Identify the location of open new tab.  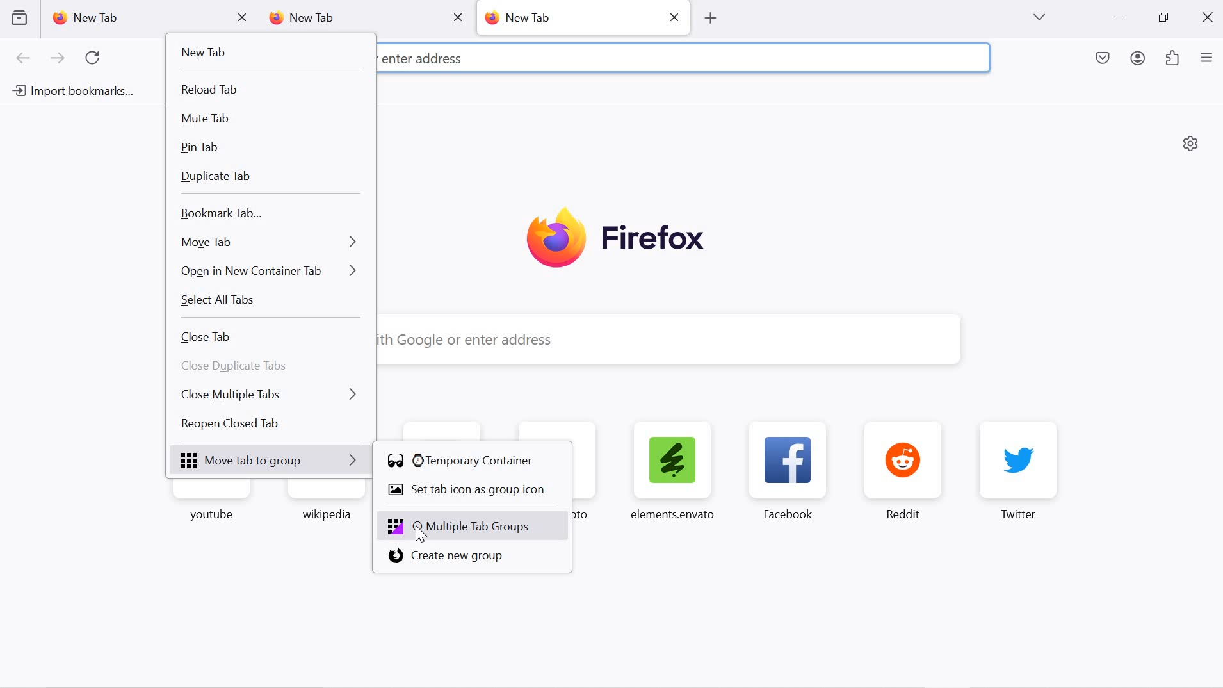
(711, 17).